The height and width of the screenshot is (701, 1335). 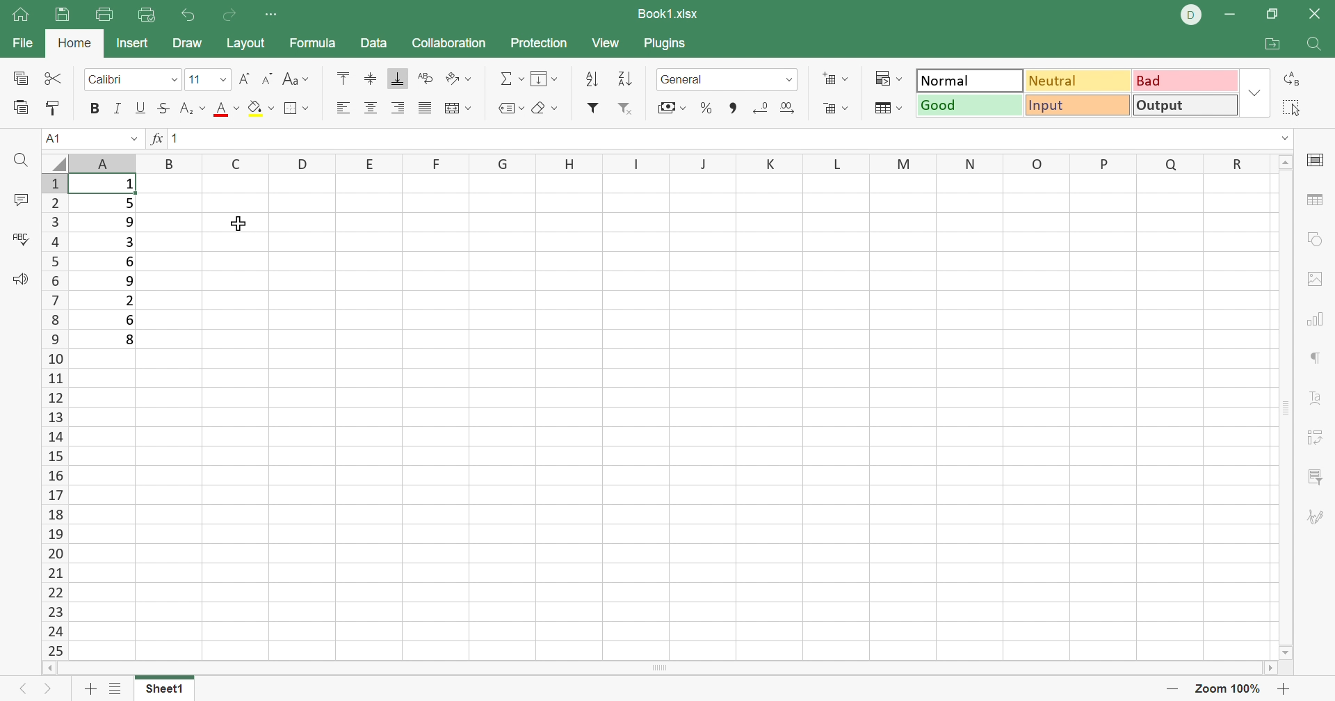 I want to click on Merge and center, so click(x=460, y=110).